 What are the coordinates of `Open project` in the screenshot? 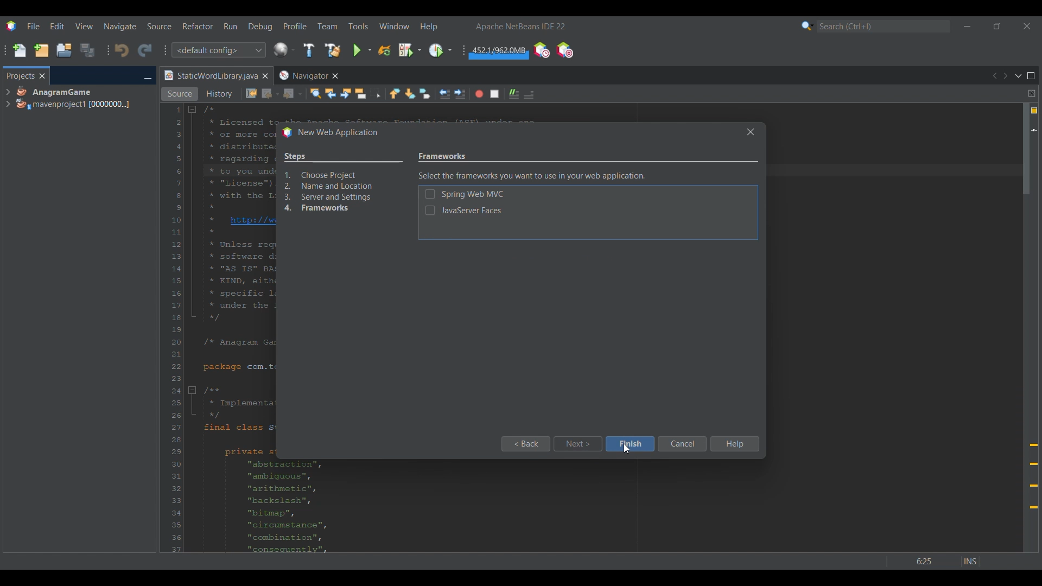 It's located at (64, 50).